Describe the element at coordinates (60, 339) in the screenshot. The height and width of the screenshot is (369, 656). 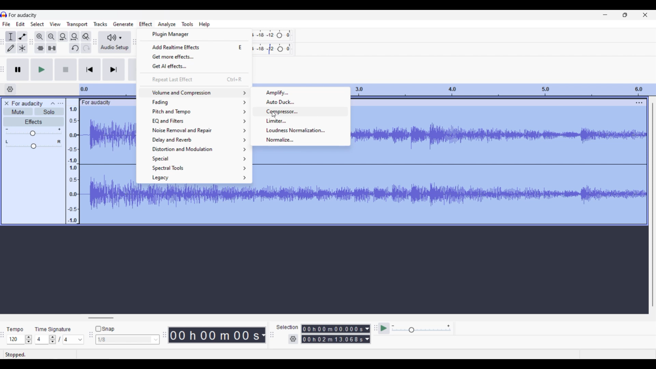
I see `Time signature settings` at that location.